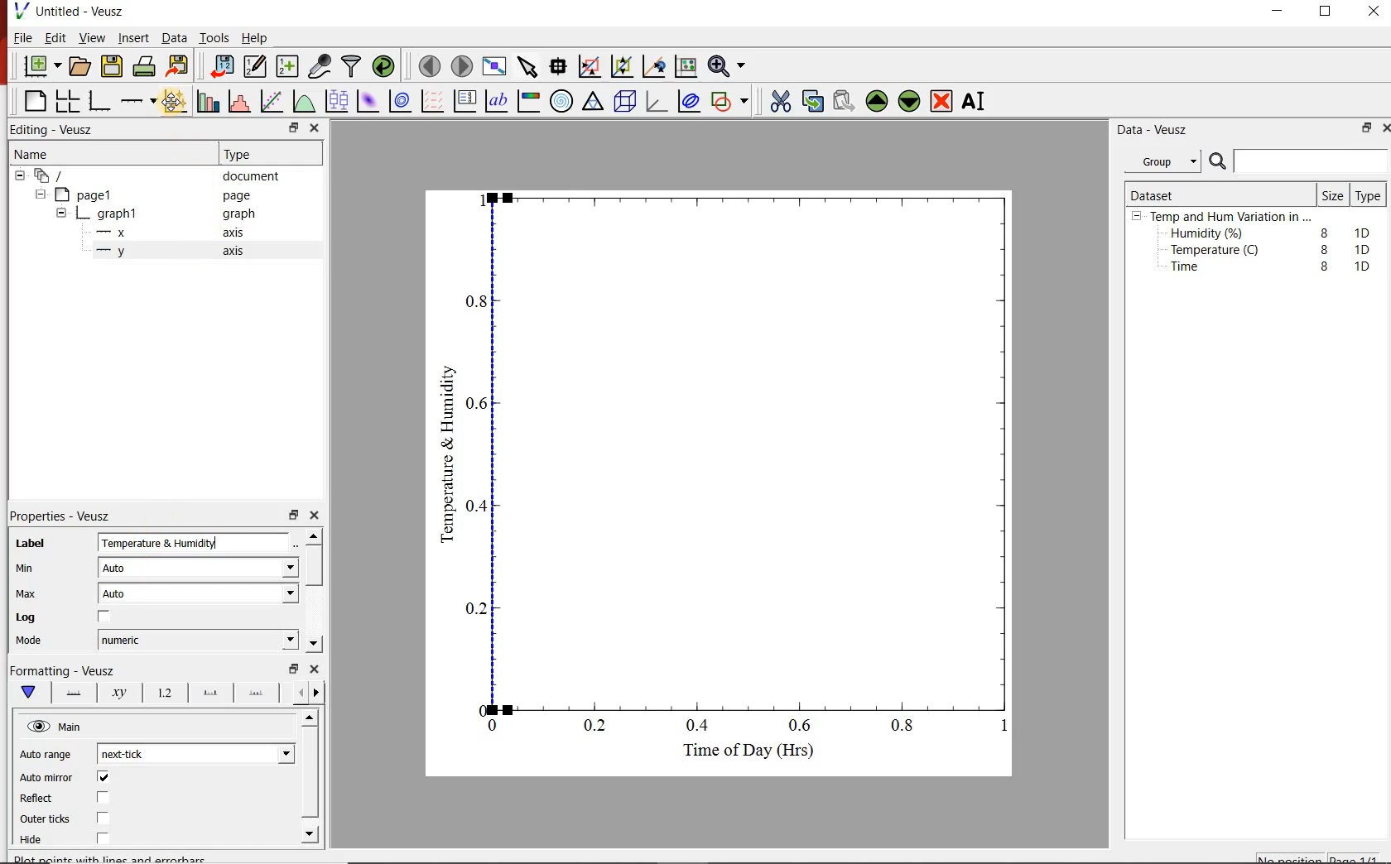 The height and width of the screenshot is (864, 1391). What do you see at coordinates (626, 103) in the screenshot?
I see `3d scene` at bounding box center [626, 103].